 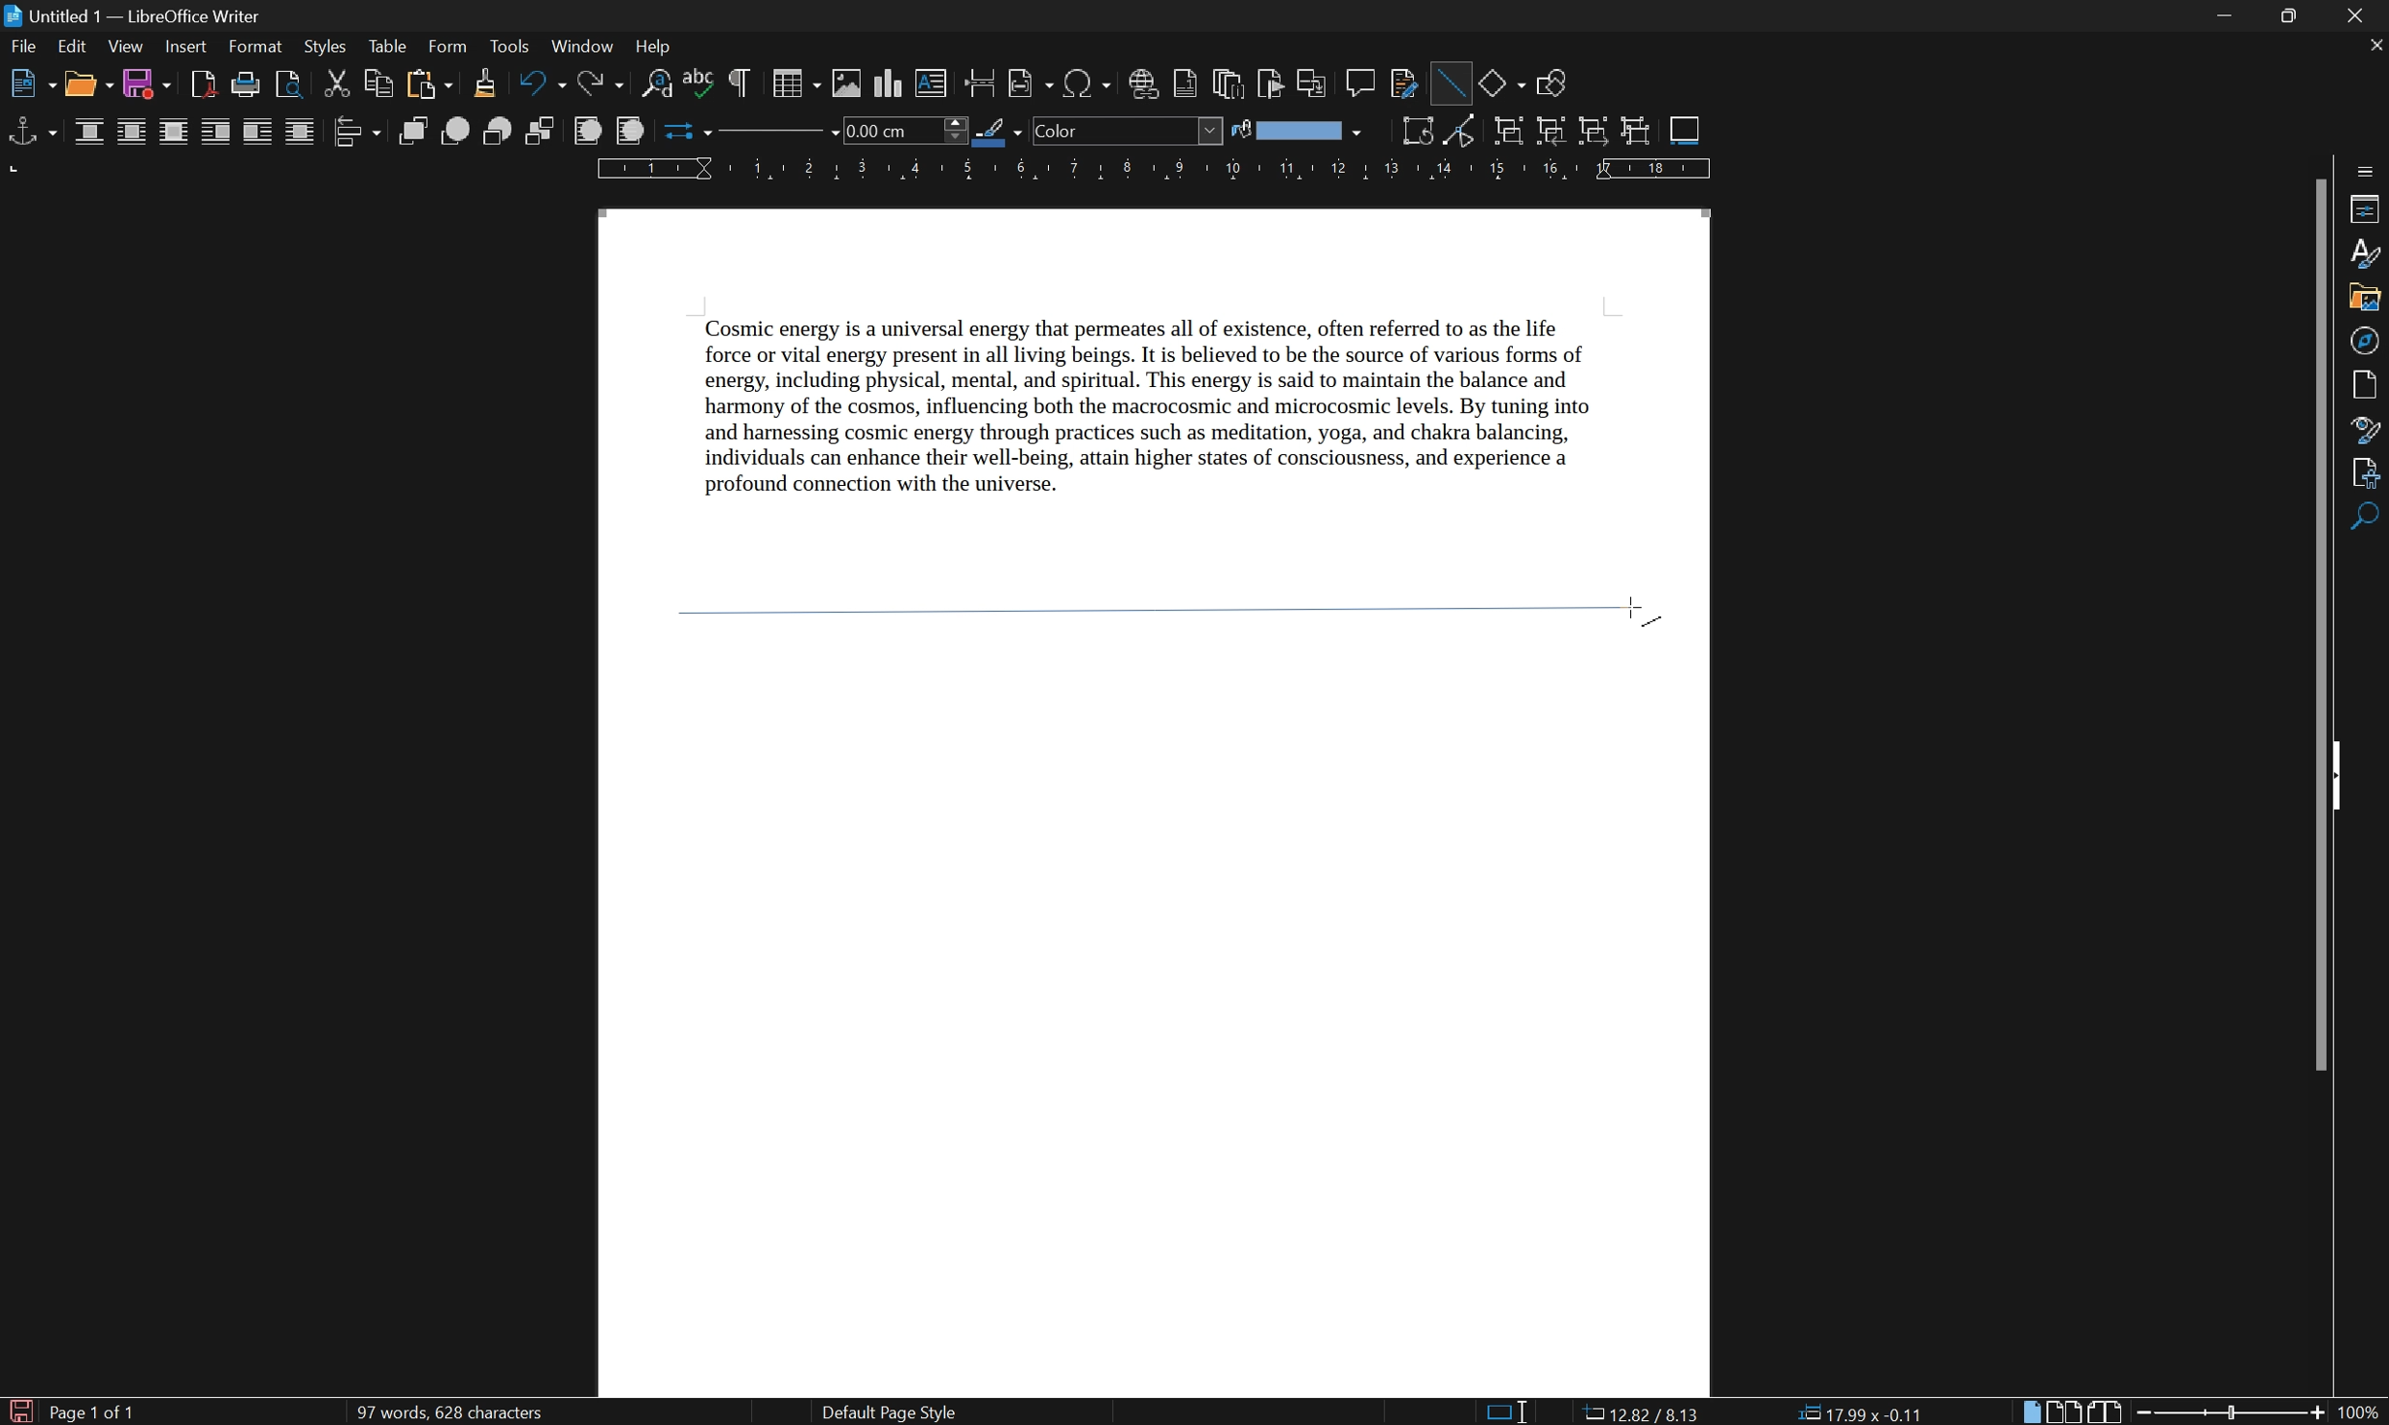 I want to click on insert hyperlink, so click(x=1144, y=84).